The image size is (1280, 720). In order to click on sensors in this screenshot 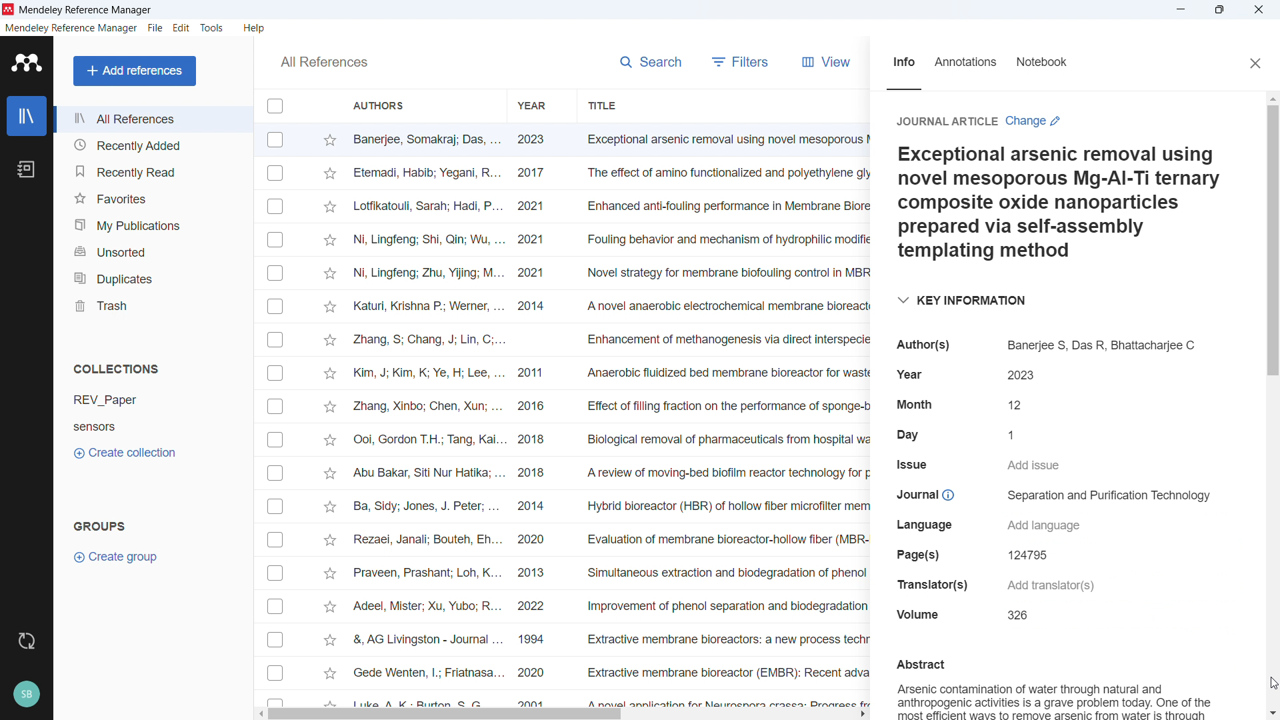, I will do `click(117, 426)`.